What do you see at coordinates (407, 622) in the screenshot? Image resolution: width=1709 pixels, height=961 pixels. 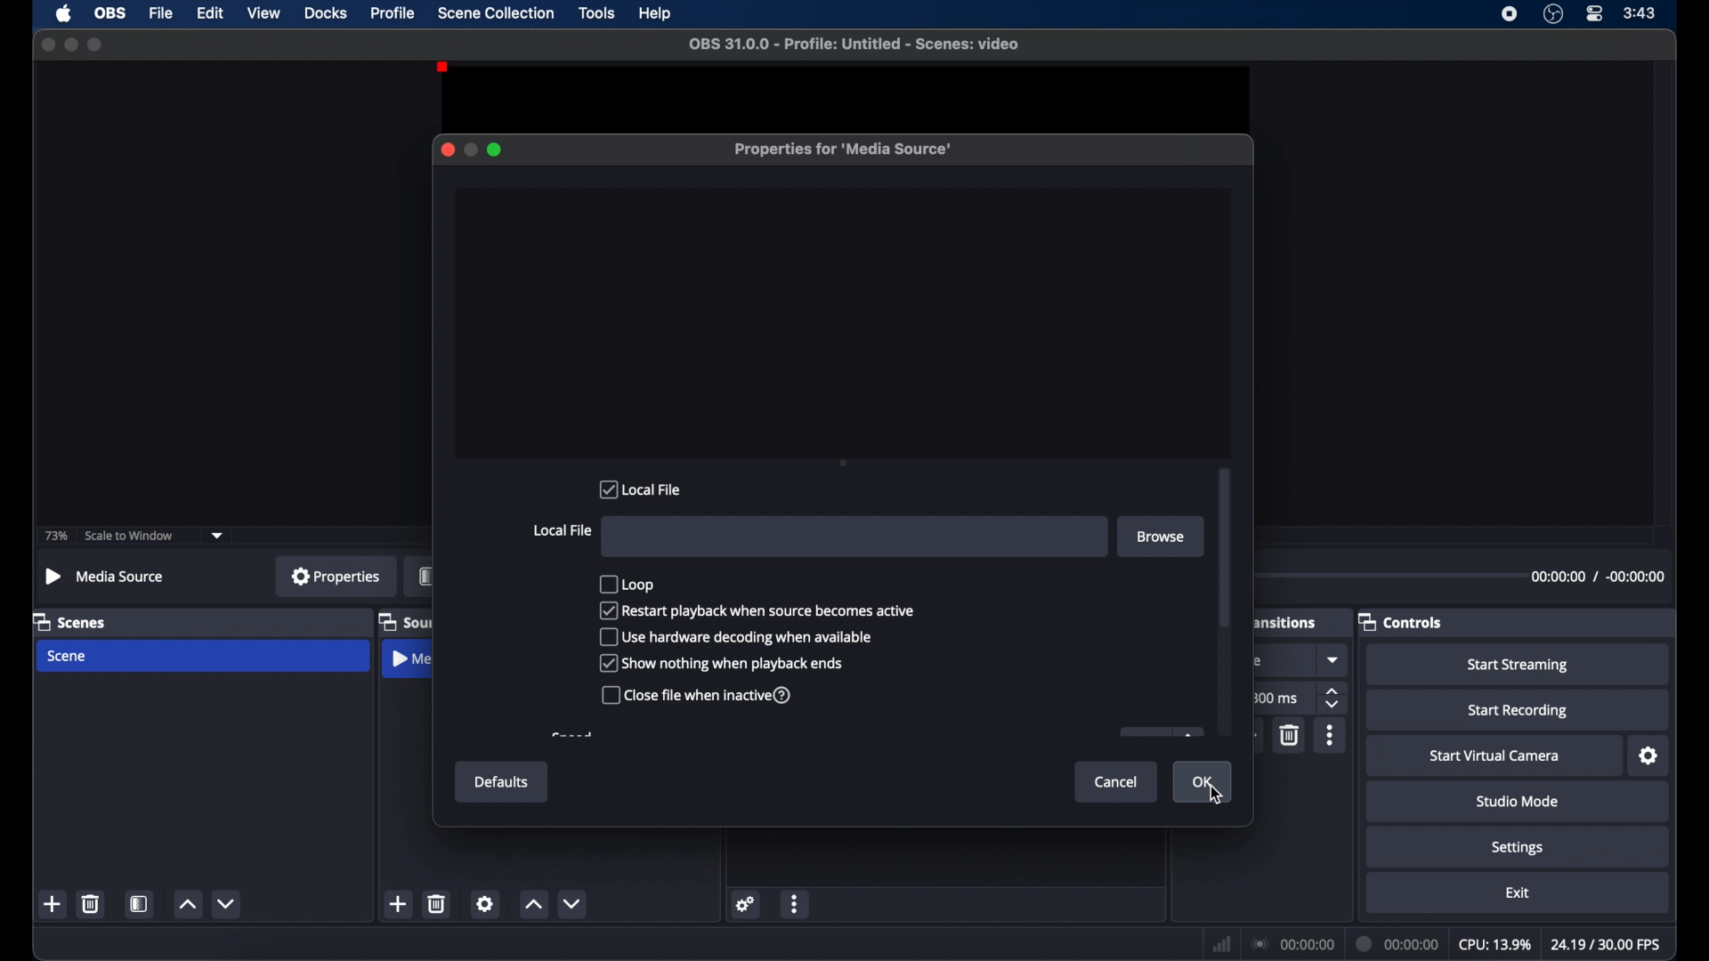 I see `Source` at bounding box center [407, 622].